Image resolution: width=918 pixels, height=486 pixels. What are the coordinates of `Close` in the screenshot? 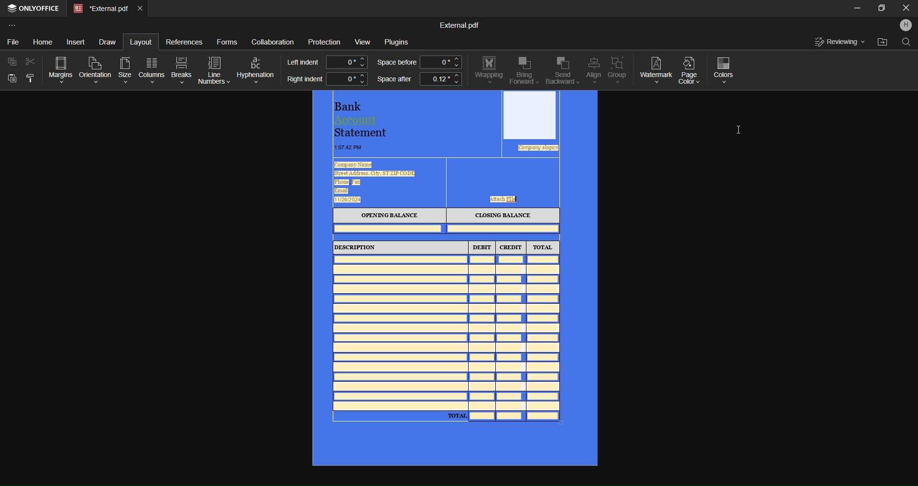 It's located at (906, 9).